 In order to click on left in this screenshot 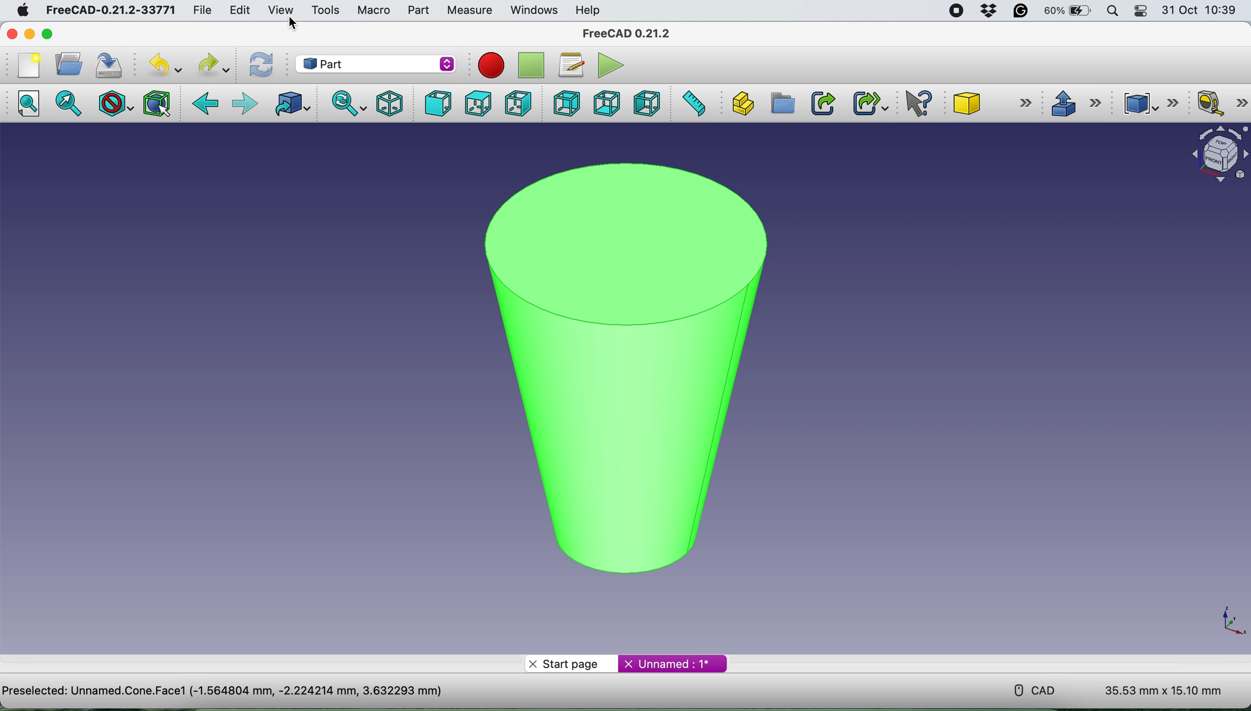, I will do `click(648, 104)`.